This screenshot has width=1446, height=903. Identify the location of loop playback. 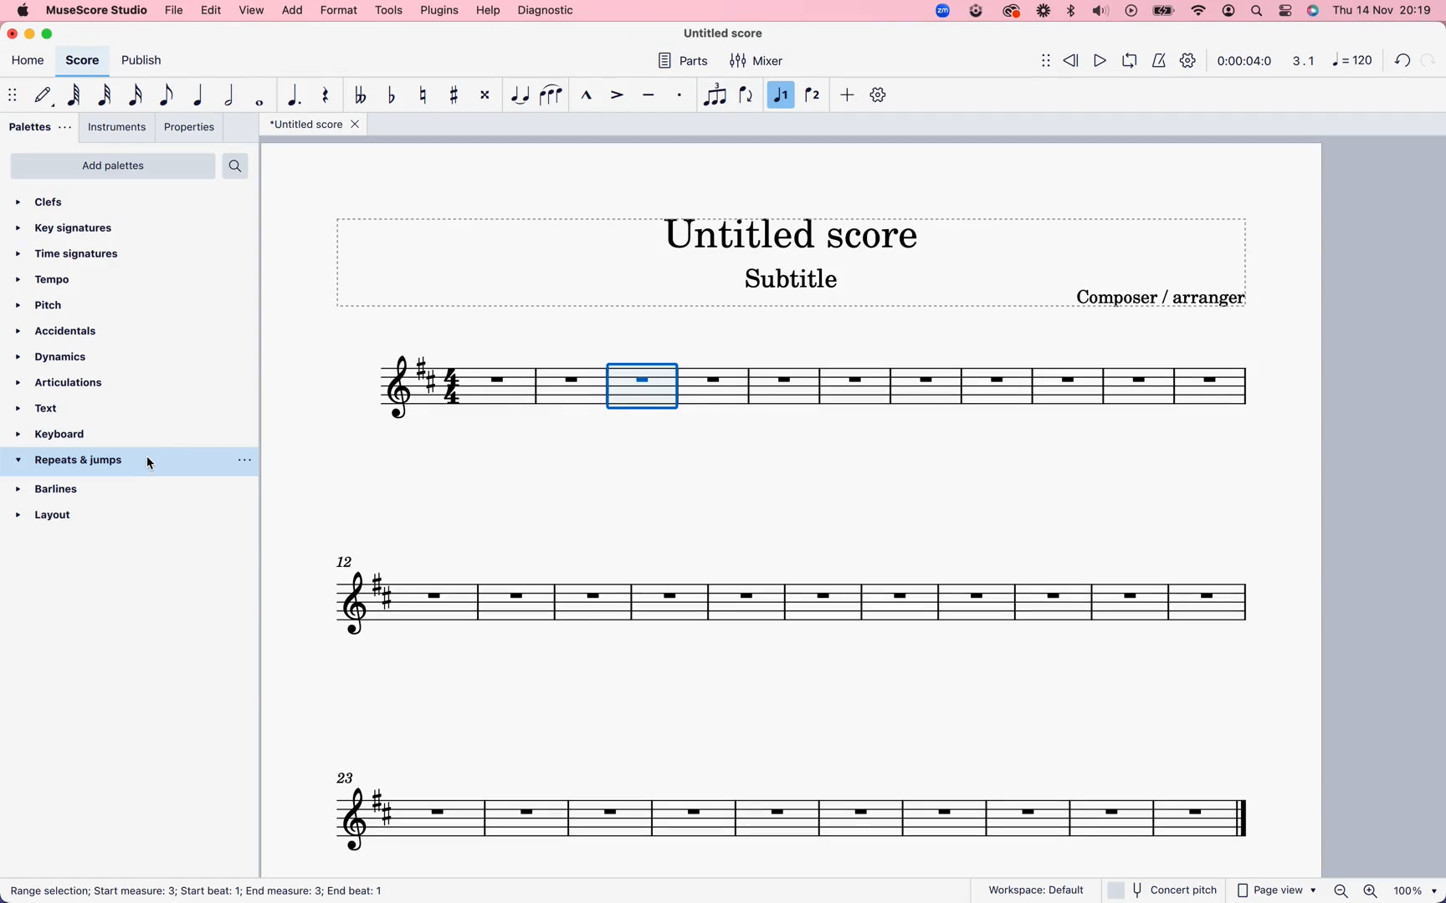
(1129, 59).